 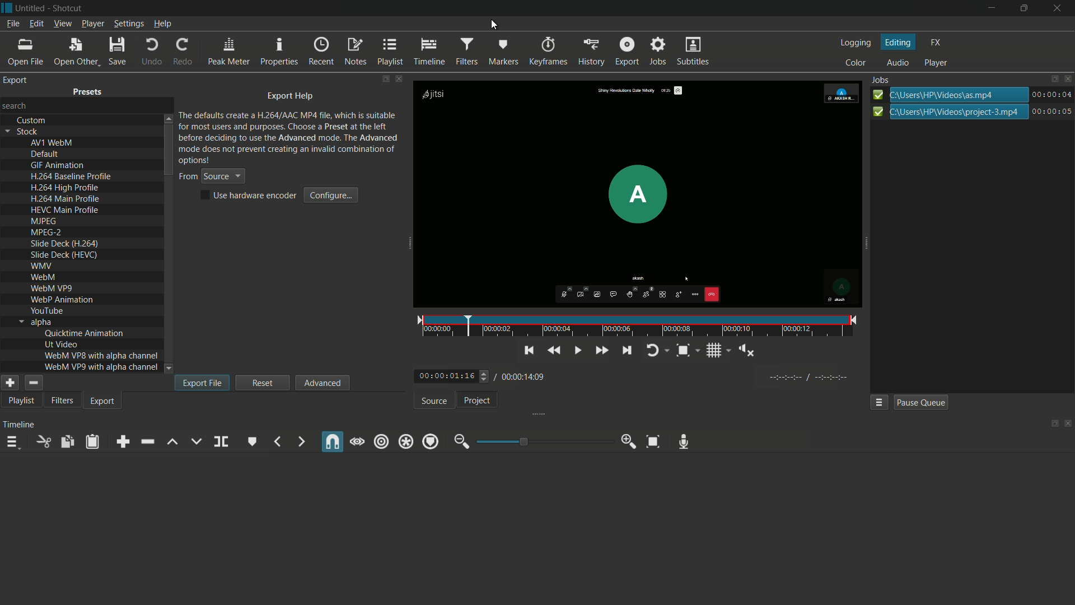 I want to click on playlist, so click(x=22, y=401).